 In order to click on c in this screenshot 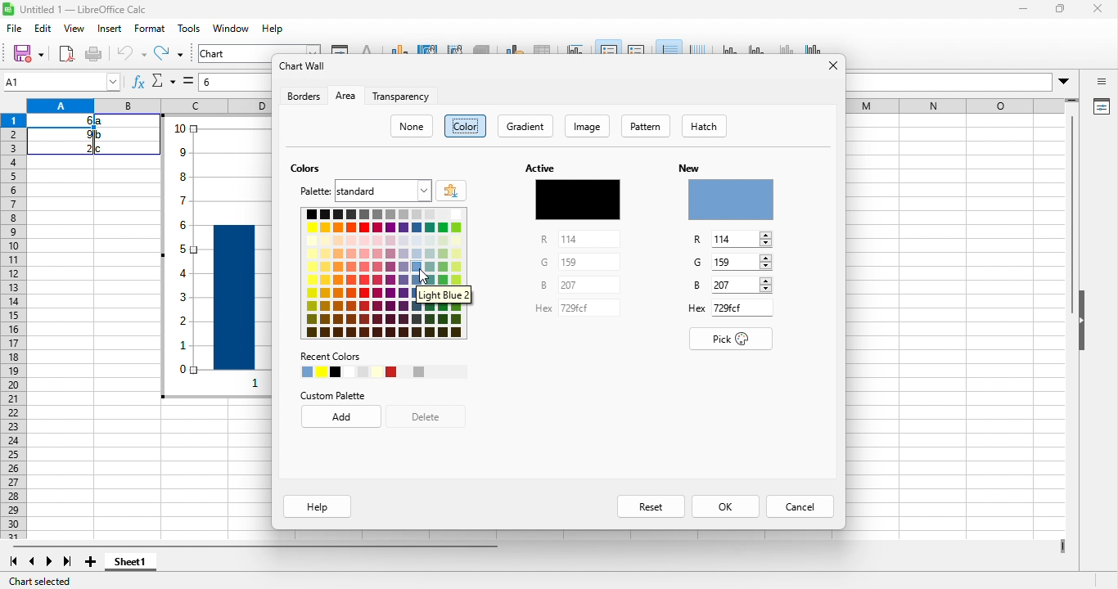, I will do `click(101, 149)`.